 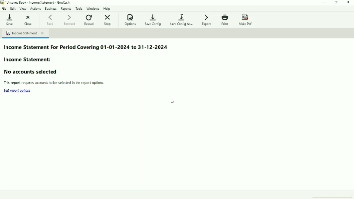 I want to click on Options, so click(x=130, y=20).